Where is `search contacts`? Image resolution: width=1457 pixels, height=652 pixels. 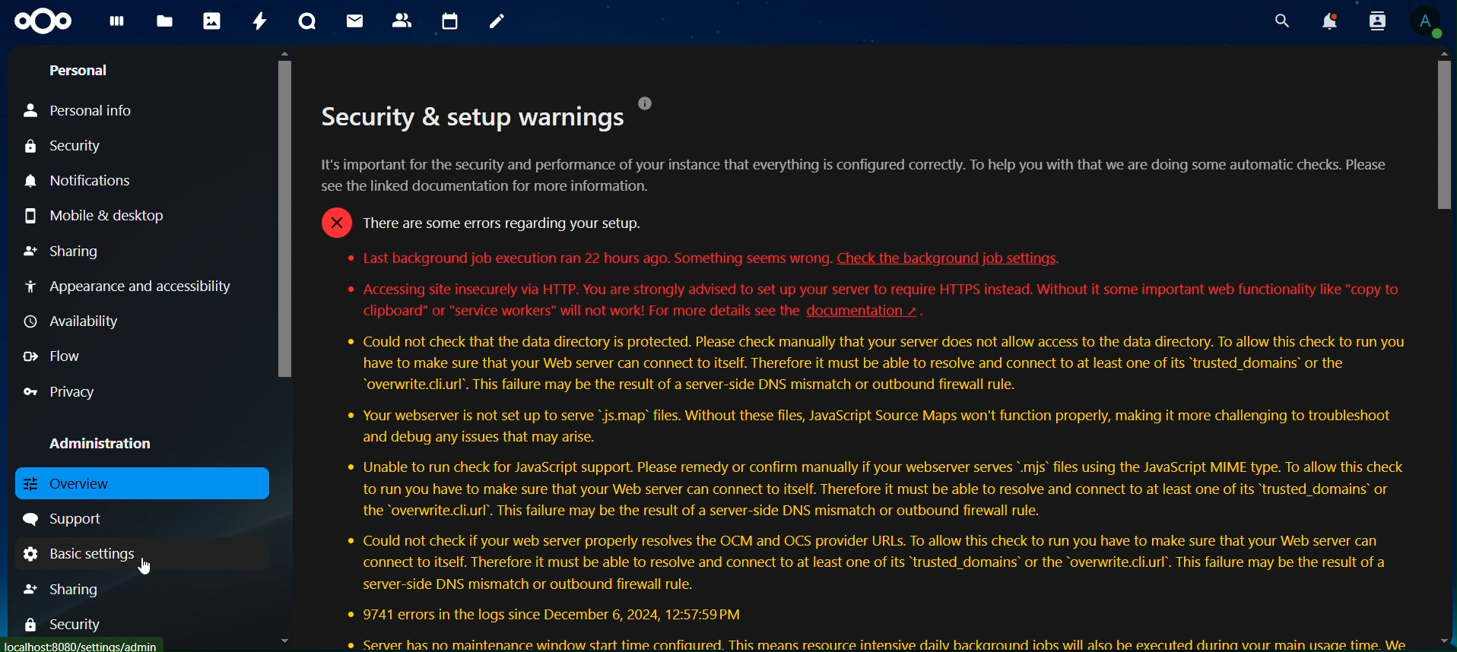
search contacts is located at coordinates (1371, 21).